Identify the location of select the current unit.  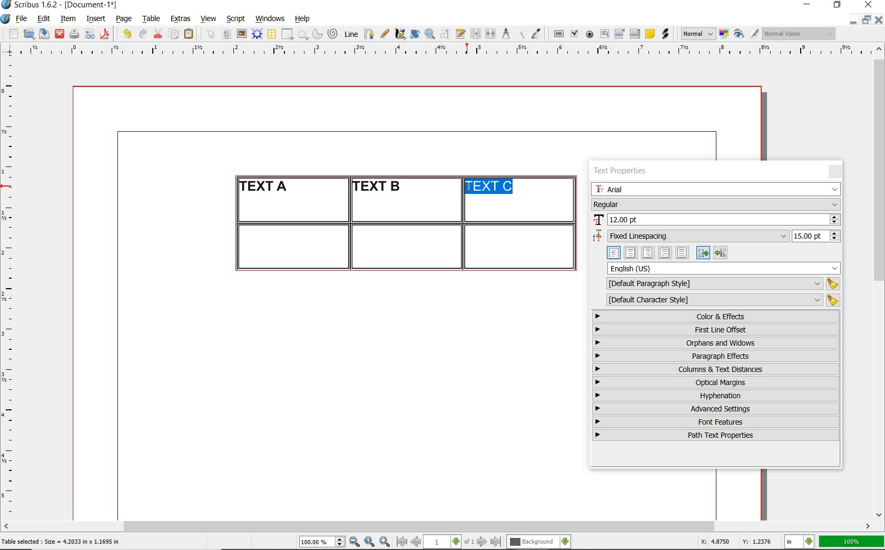
(800, 542).